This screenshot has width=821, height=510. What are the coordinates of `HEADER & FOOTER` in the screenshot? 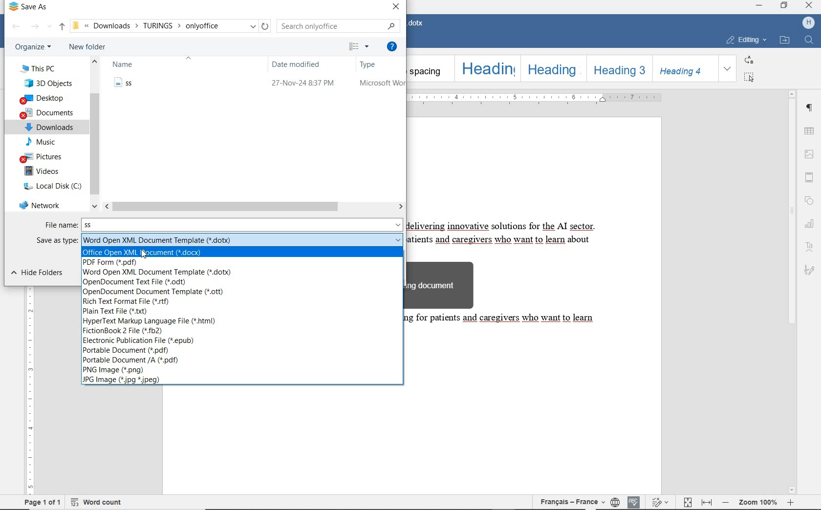 It's located at (810, 178).